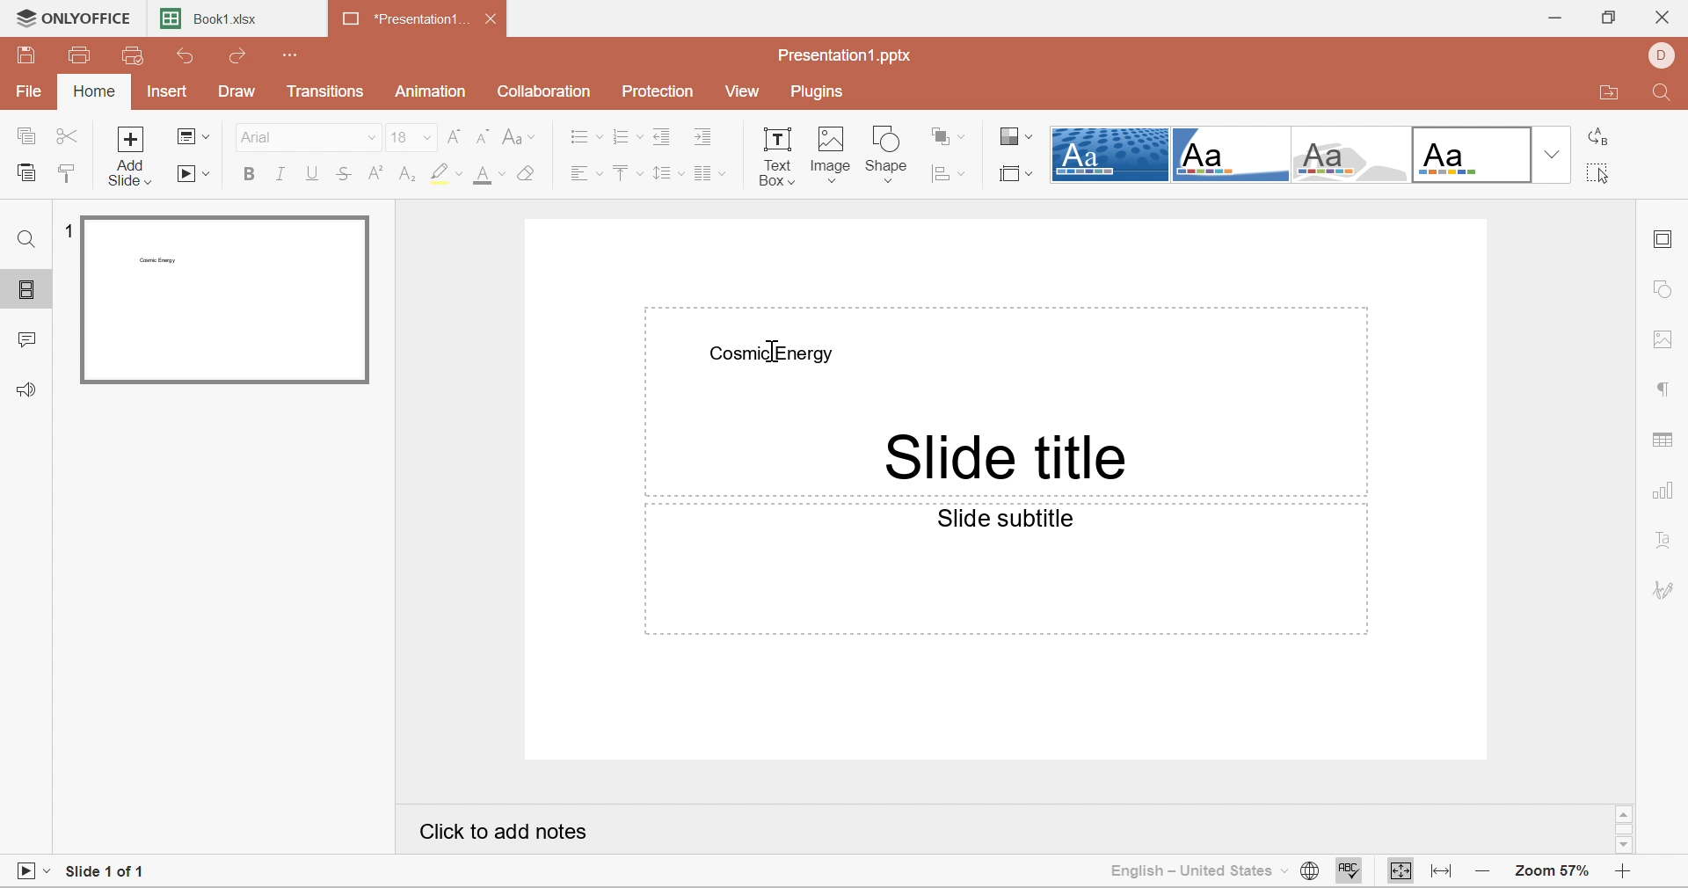 This screenshot has width=1688, height=888. What do you see at coordinates (624, 174) in the screenshot?
I see `Align Top` at bounding box center [624, 174].